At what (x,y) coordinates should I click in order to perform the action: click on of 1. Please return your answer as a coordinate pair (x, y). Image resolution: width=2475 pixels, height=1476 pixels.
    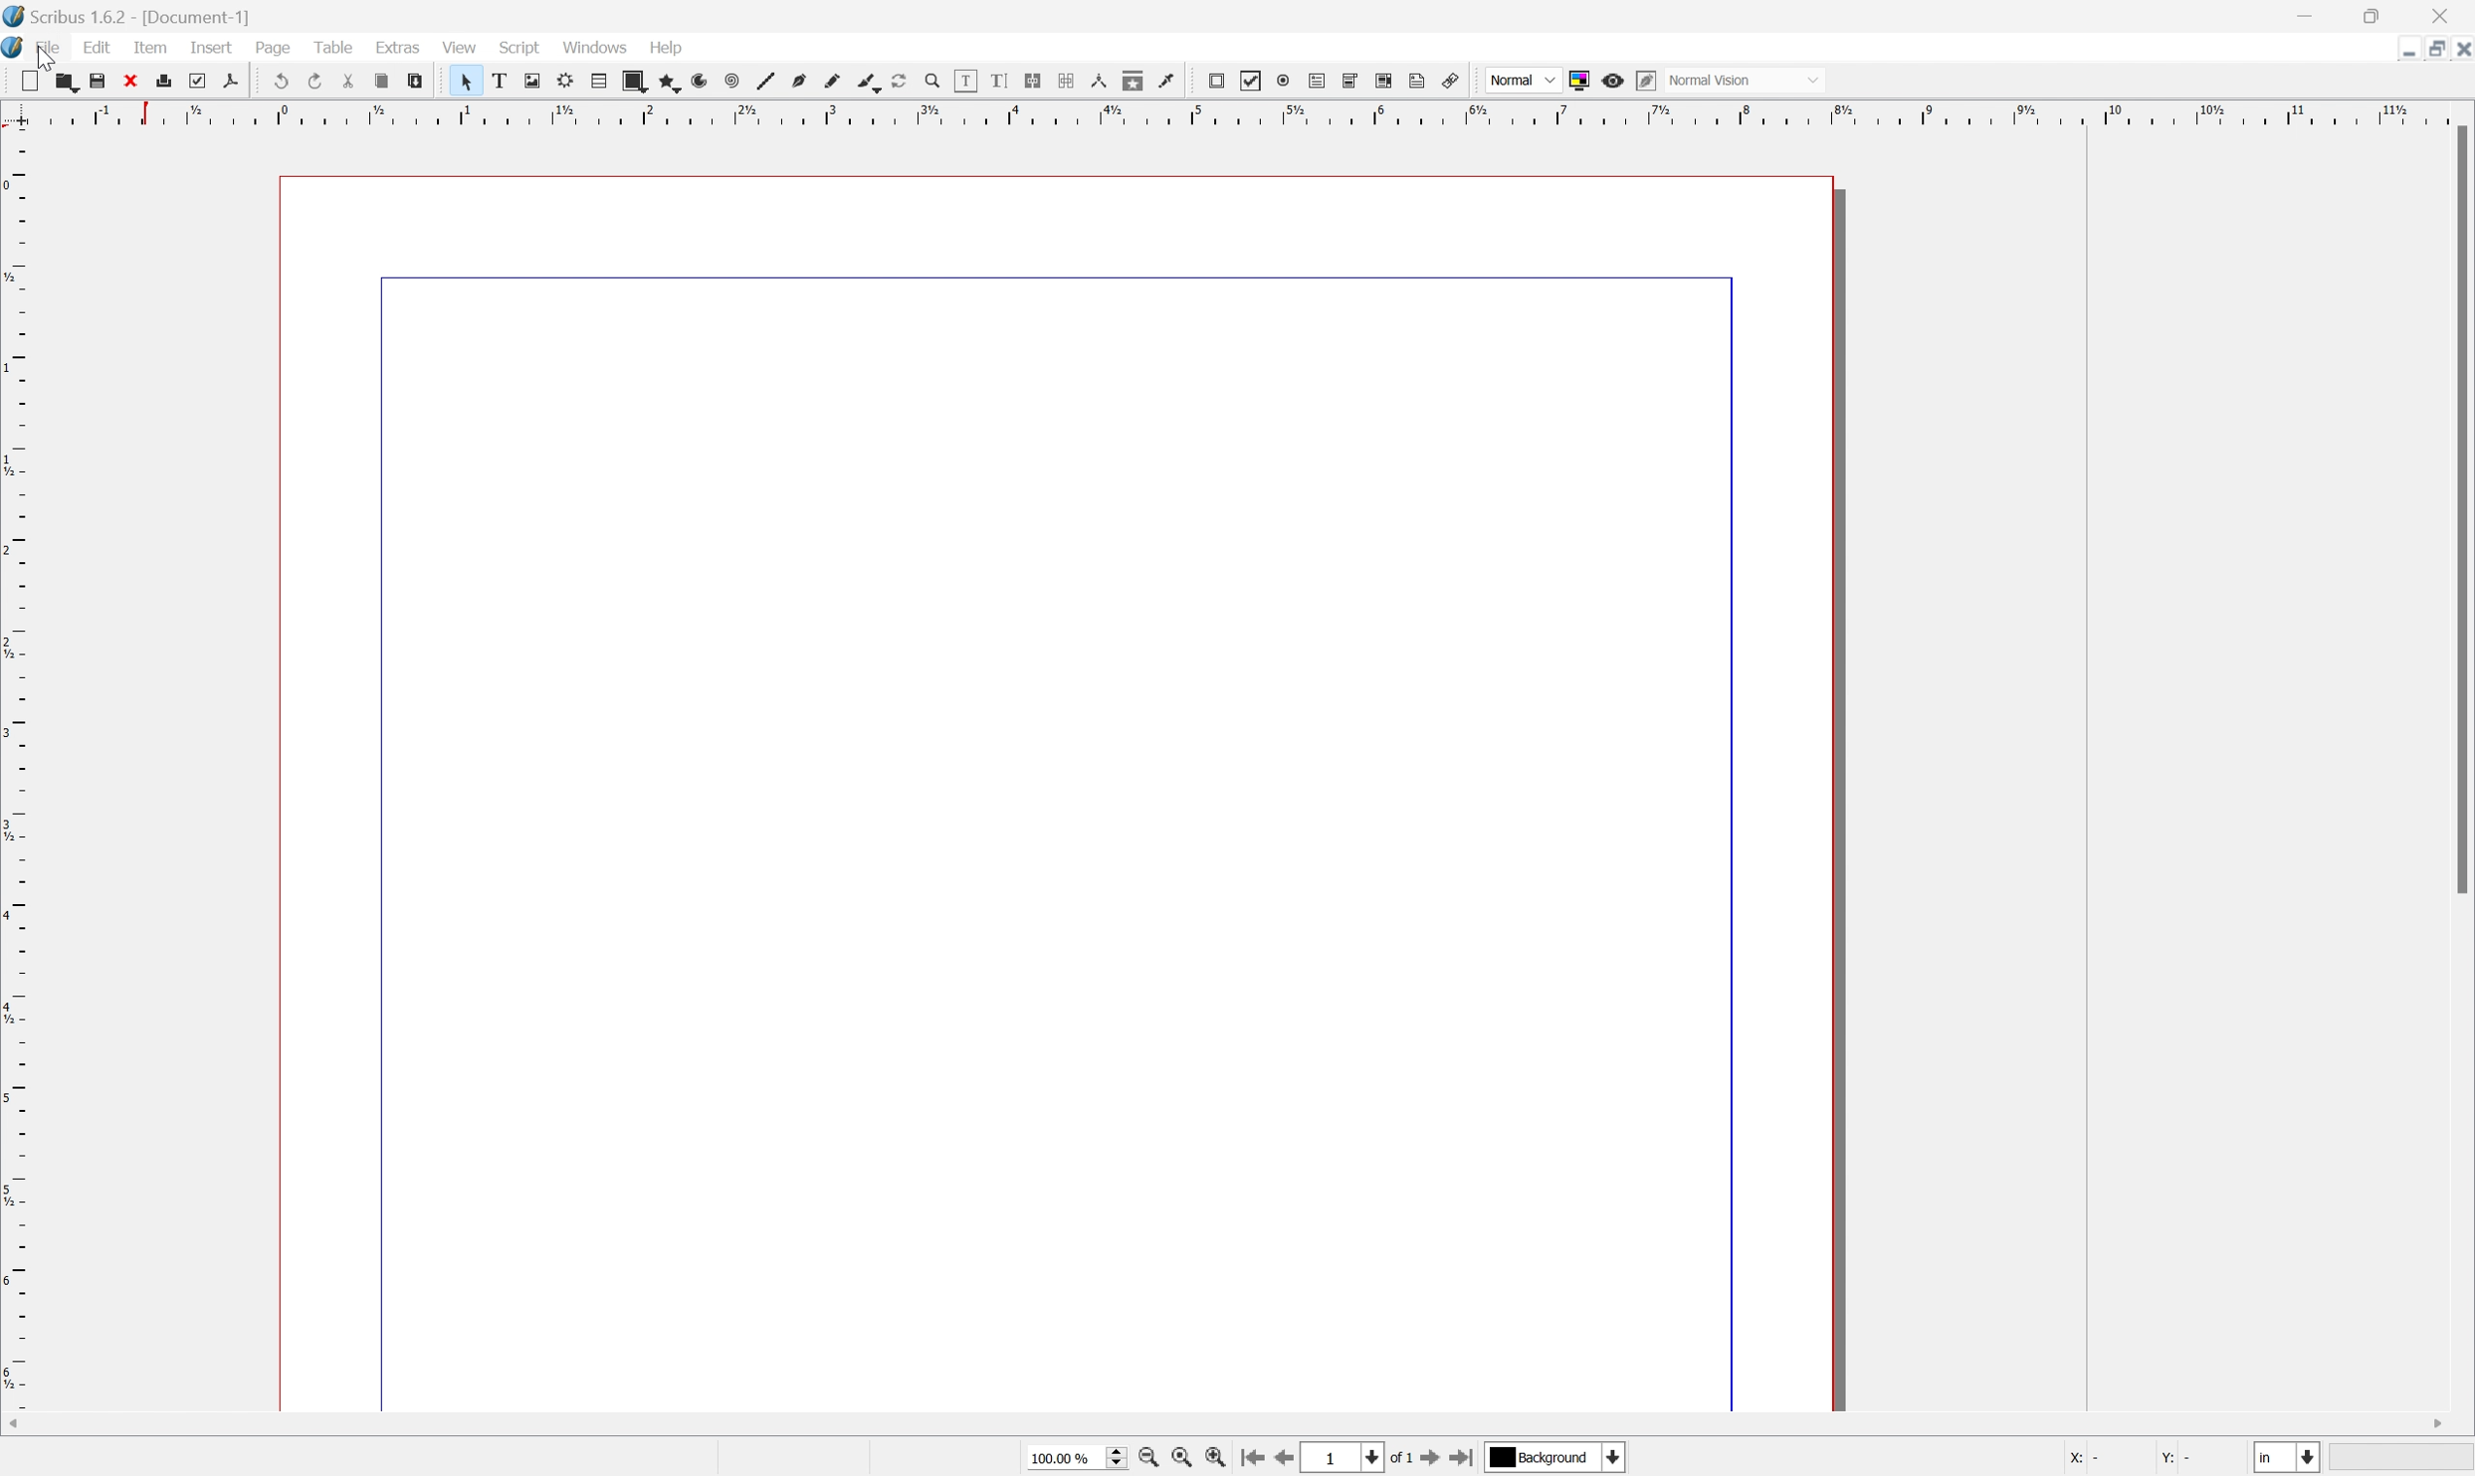
    Looking at the image, I should click on (1397, 1457).